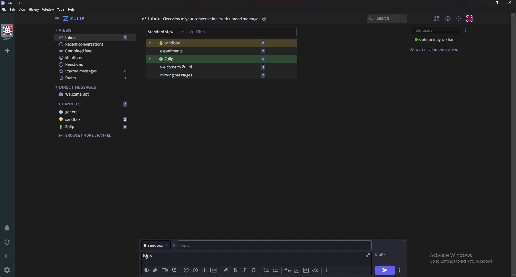 Image resolution: width=516 pixels, height=277 pixels. I want to click on gif, so click(213, 270).